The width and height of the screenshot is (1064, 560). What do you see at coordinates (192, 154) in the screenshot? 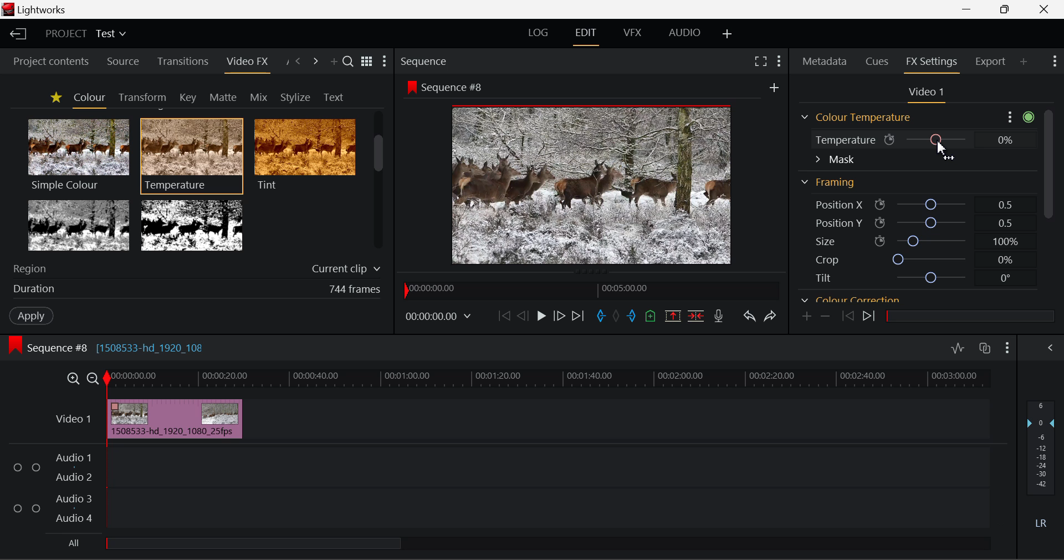
I see `Temperature` at bounding box center [192, 154].